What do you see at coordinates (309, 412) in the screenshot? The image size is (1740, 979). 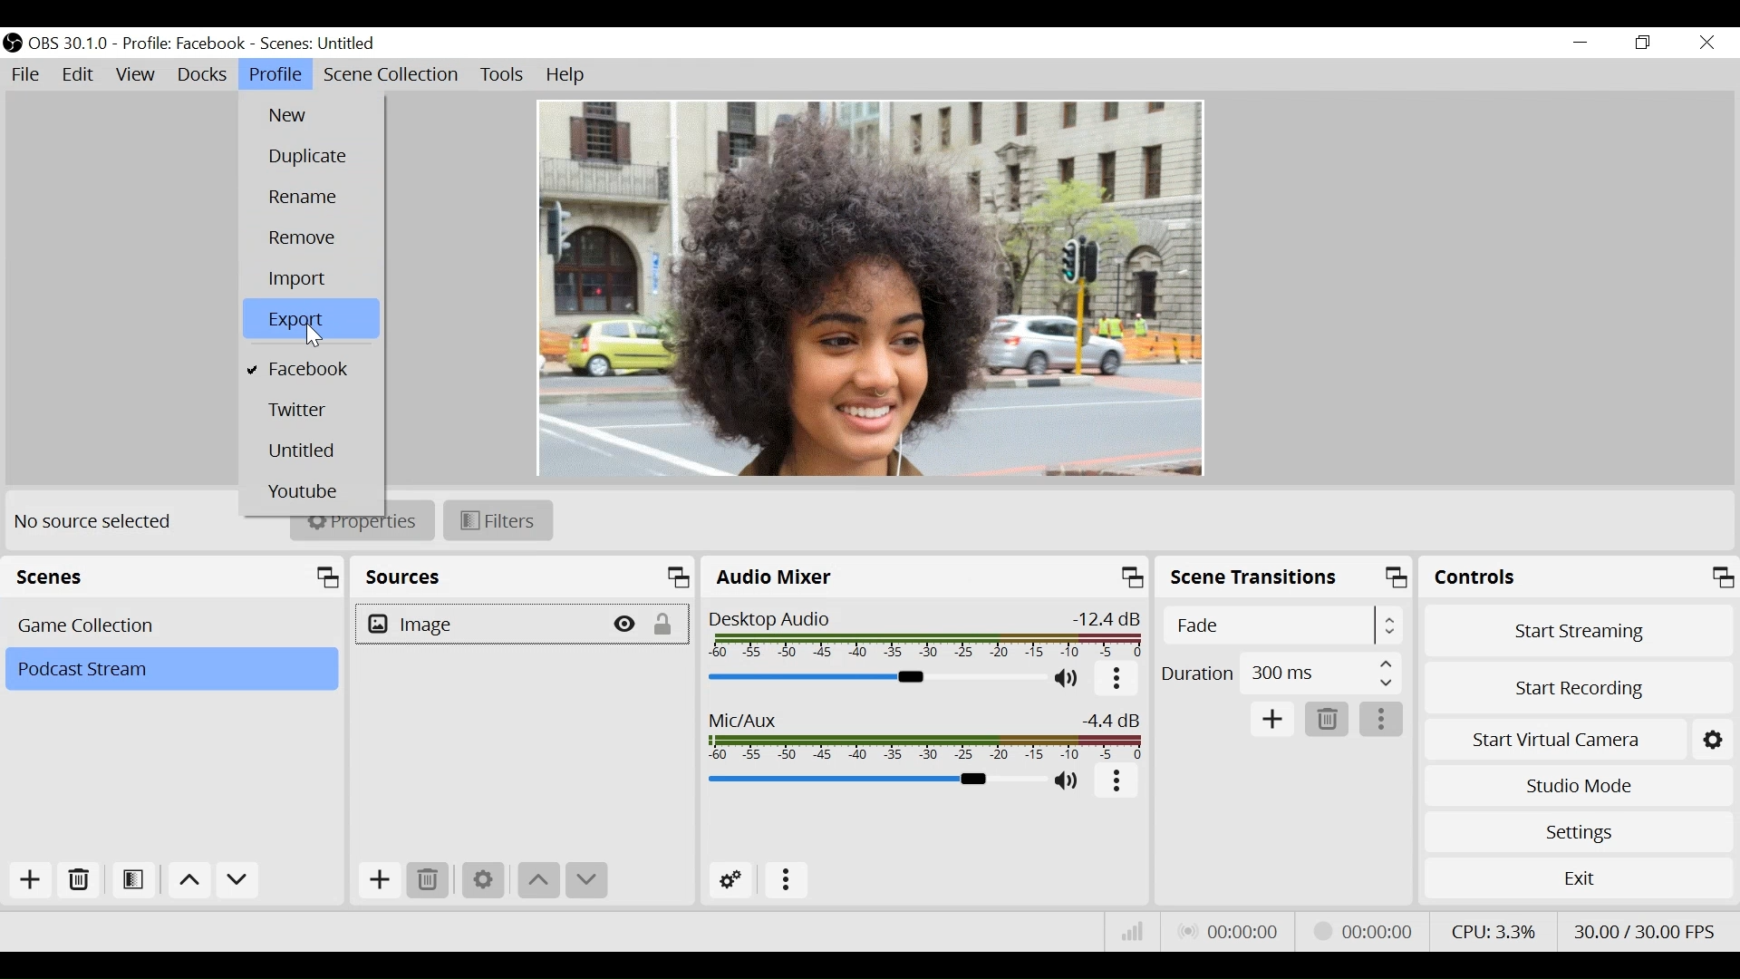 I see `Twitter` at bounding box center [309, 412].